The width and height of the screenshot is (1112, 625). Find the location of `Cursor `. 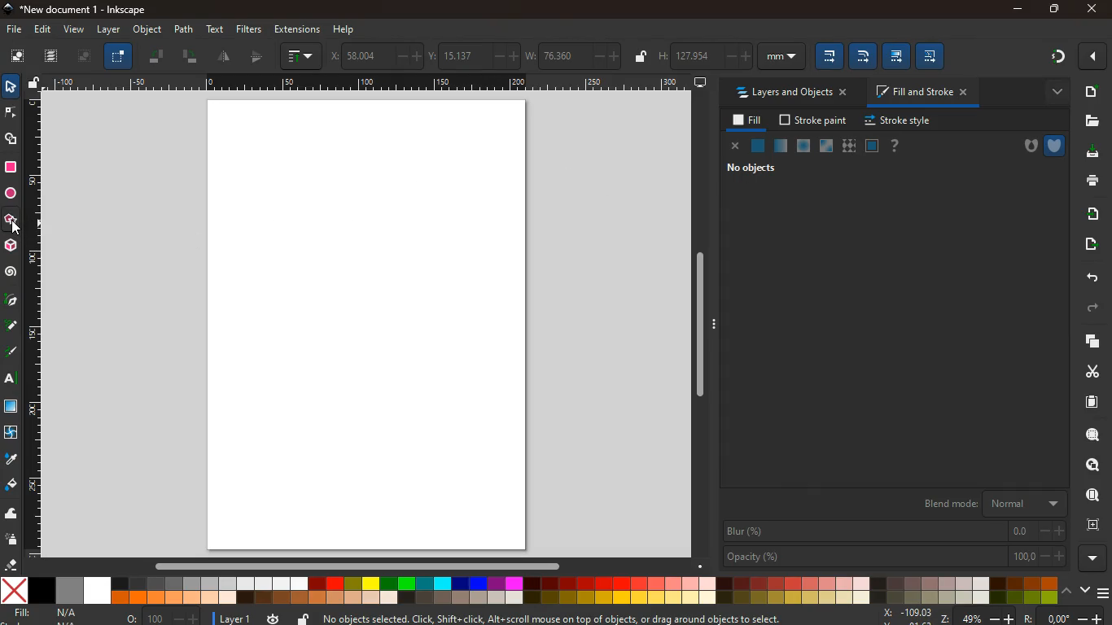

Cursor  is located at coordinates (18, 228).